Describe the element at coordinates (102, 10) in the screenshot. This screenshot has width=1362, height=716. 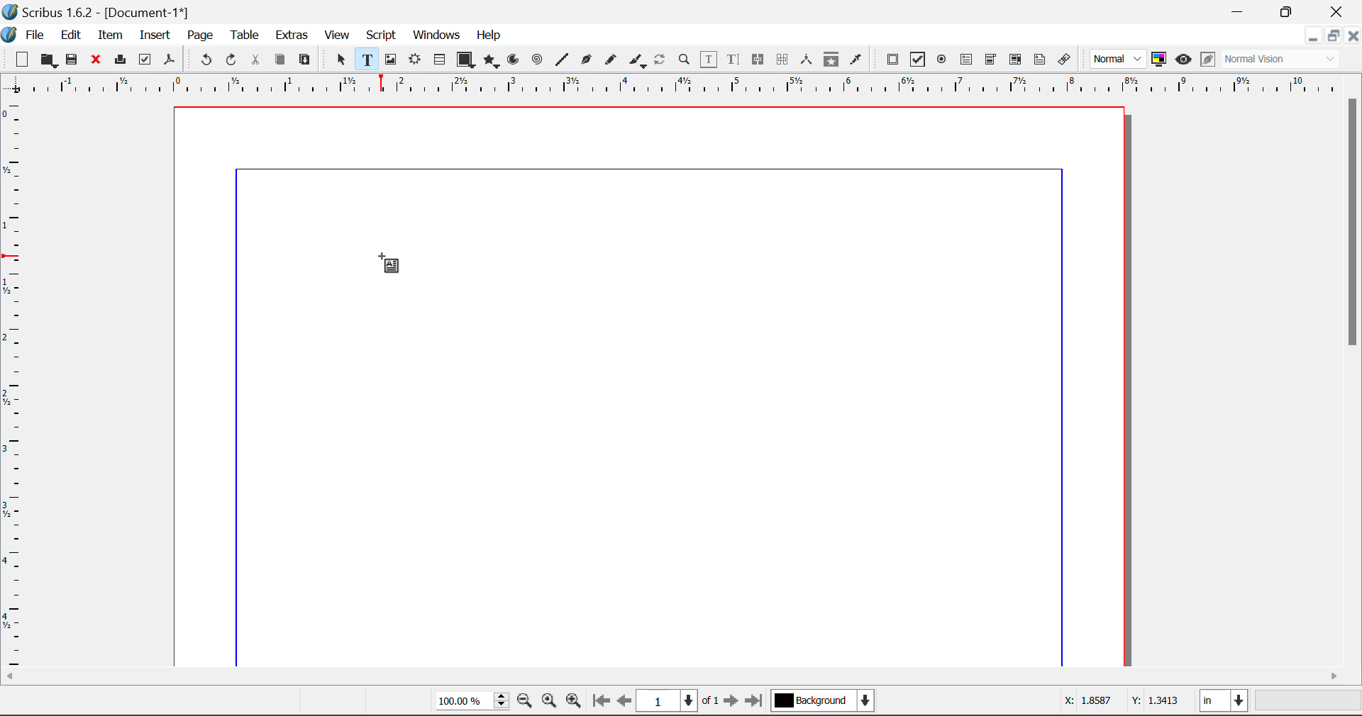
I see `Scribus 1.62 - [Document-1*]` at that location.